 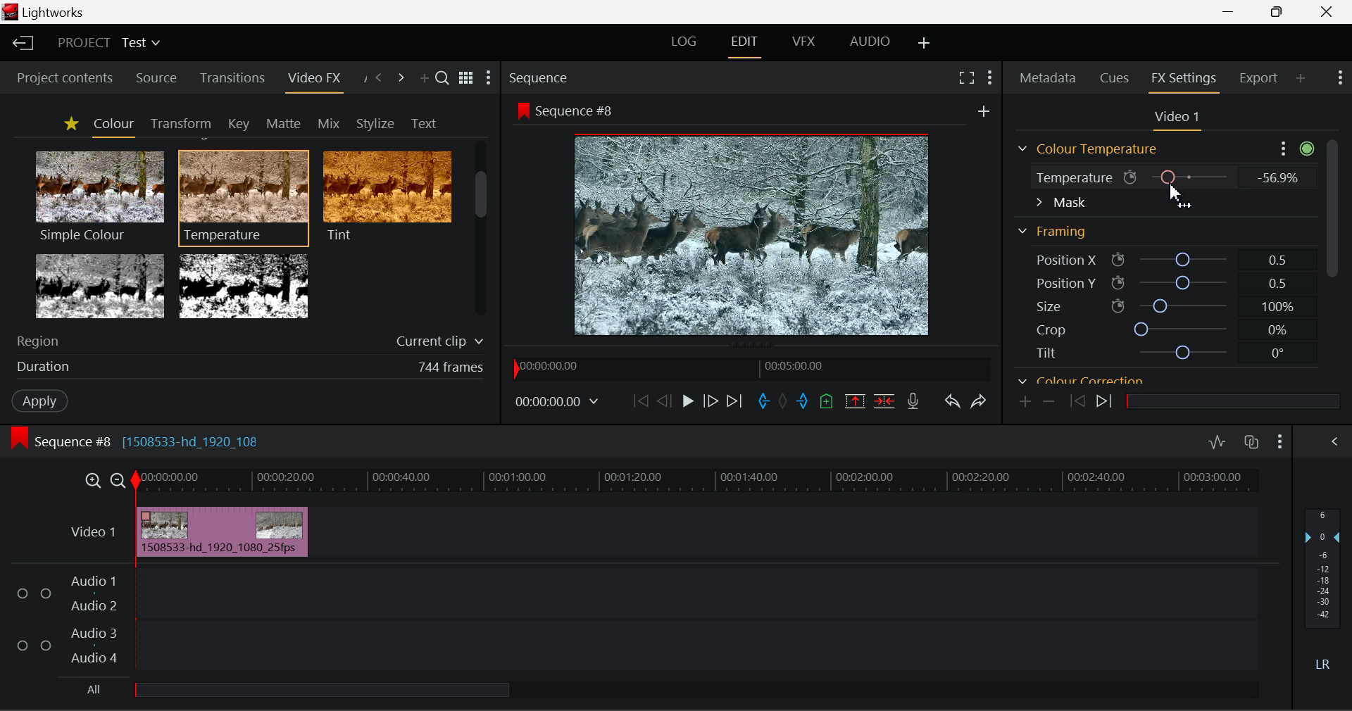 What do you see at coordinates (238, 123) in the screenshot?
I see `Key` at bounding box center [238, 123].